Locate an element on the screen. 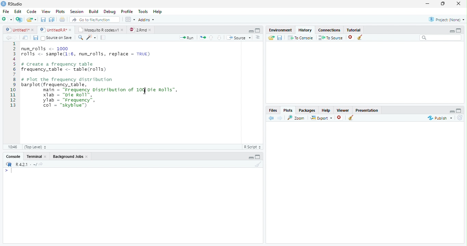  Go to next section of code is located at coordinates (219, 38).